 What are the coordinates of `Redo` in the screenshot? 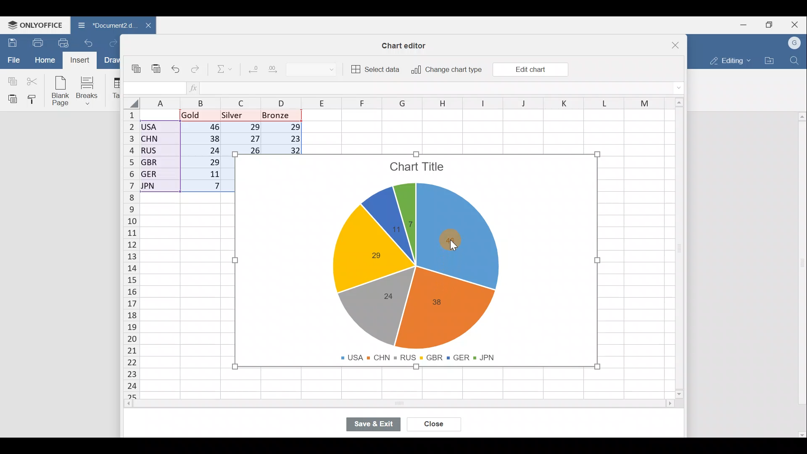 It's located at (116, 44).